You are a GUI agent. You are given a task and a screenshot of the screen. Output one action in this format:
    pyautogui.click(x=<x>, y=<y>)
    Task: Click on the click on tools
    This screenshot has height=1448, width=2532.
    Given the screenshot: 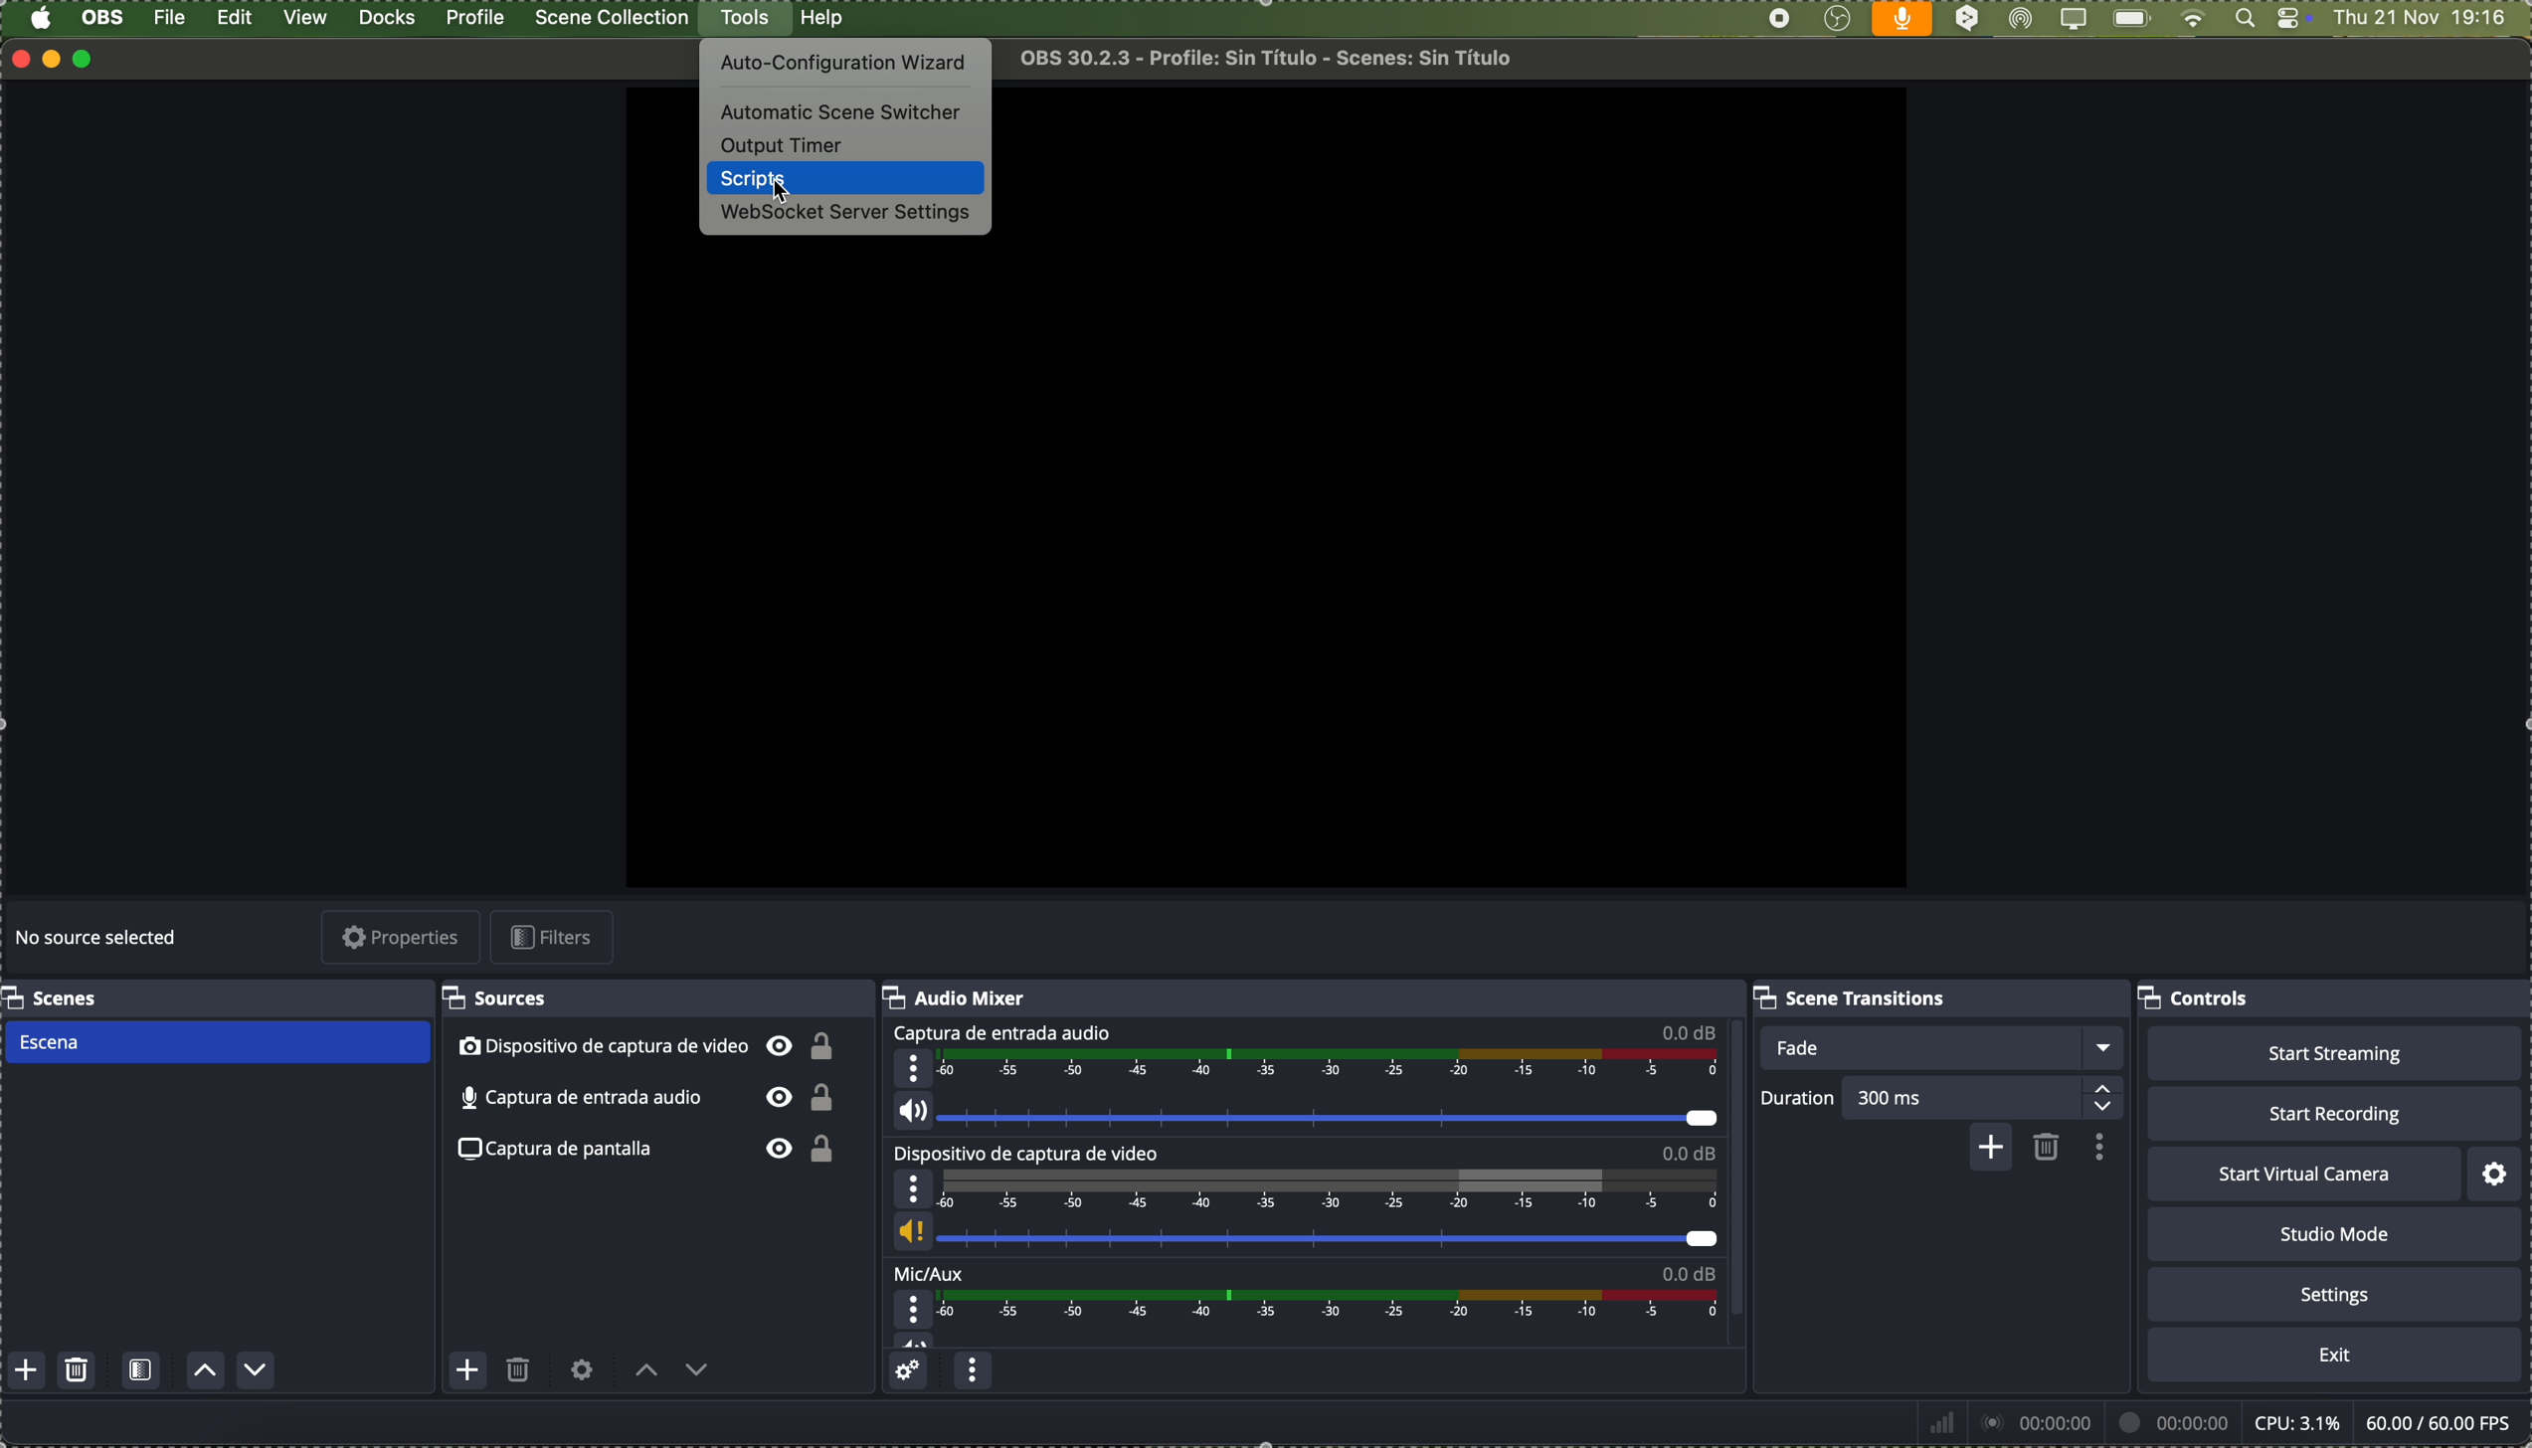 What is the action you would take?
    pyautogui.click(x=748, y=15)
    